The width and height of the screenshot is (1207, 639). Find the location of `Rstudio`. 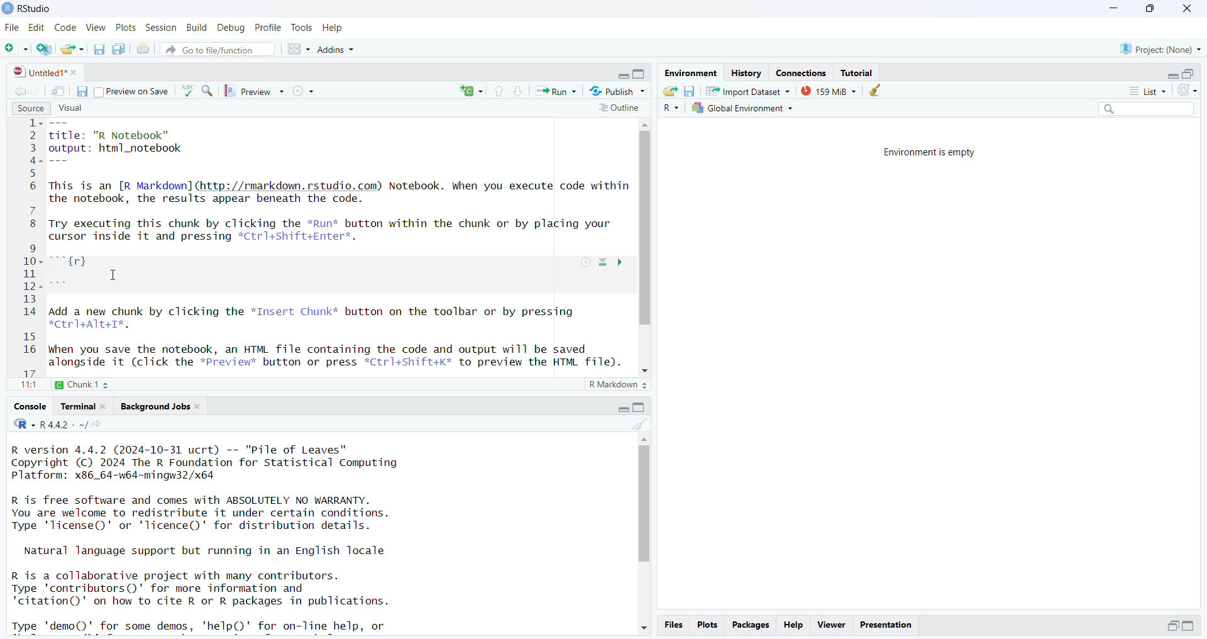

Rstudio is located at coordinates (28, 8).